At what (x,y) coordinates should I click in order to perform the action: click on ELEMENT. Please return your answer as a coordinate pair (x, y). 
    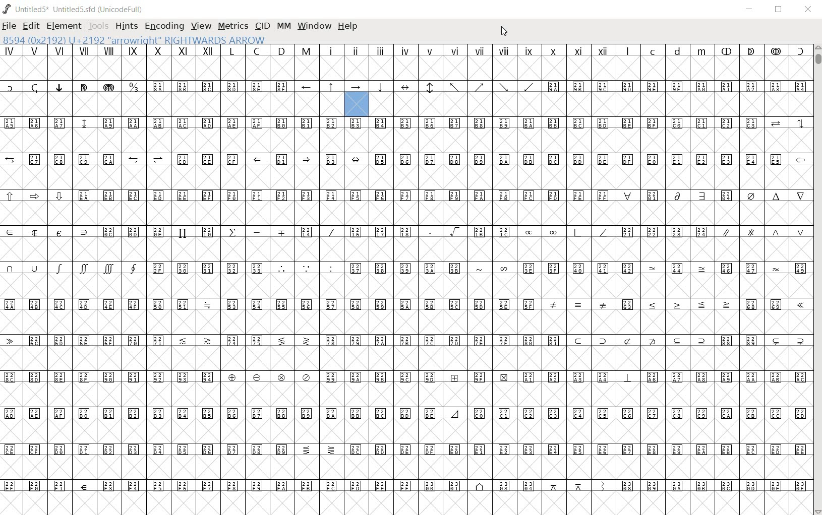
    Looking at the image, I should click on (65, 26).